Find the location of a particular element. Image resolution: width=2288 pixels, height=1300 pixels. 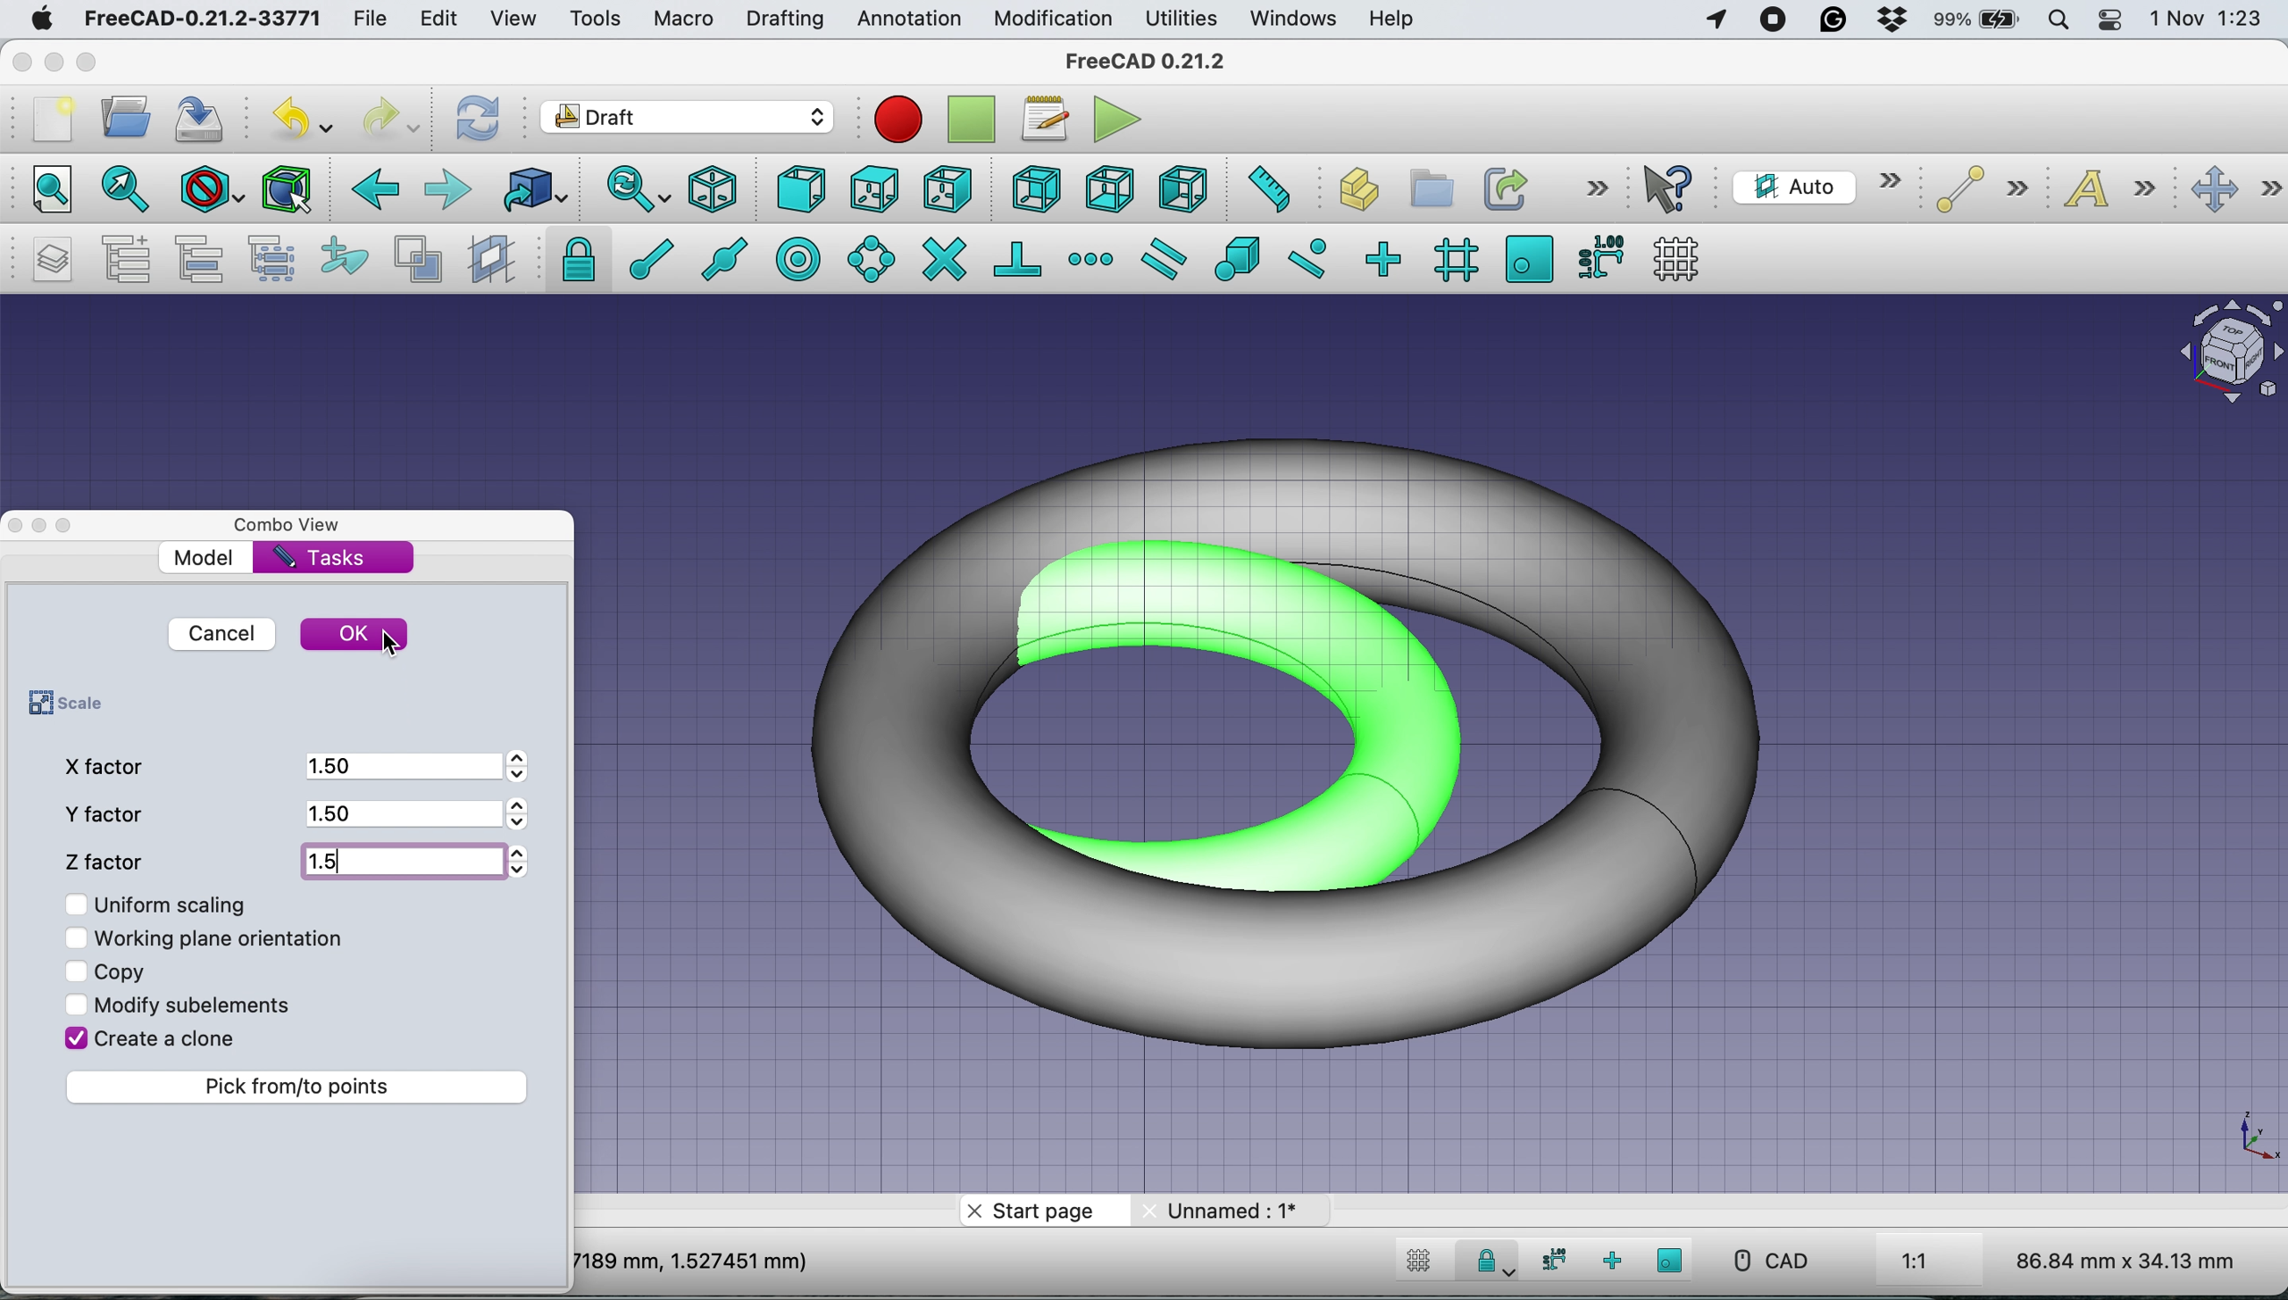

Apps Using Location is located at coordinates (1716, 21).